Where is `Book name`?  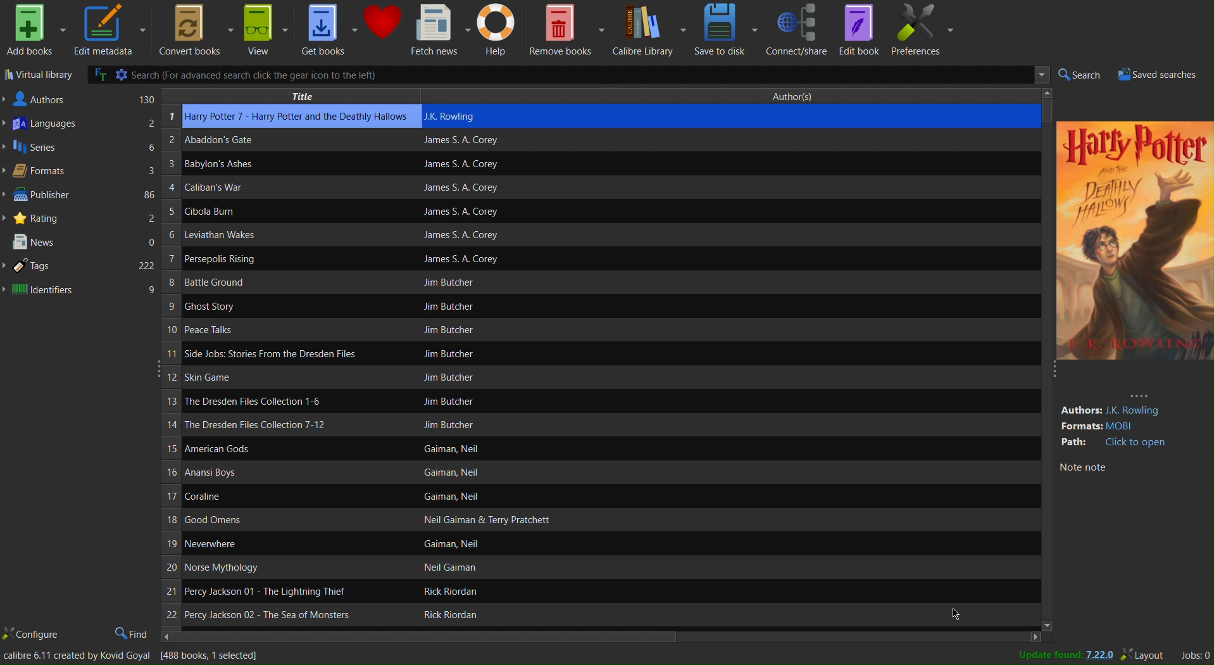 Book name is located at coordinates (230, 189).